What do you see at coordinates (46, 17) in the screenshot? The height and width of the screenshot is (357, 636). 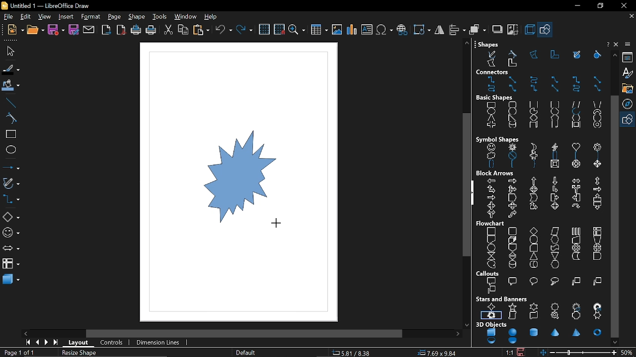 I see `view` at bounding box center [46, 17].